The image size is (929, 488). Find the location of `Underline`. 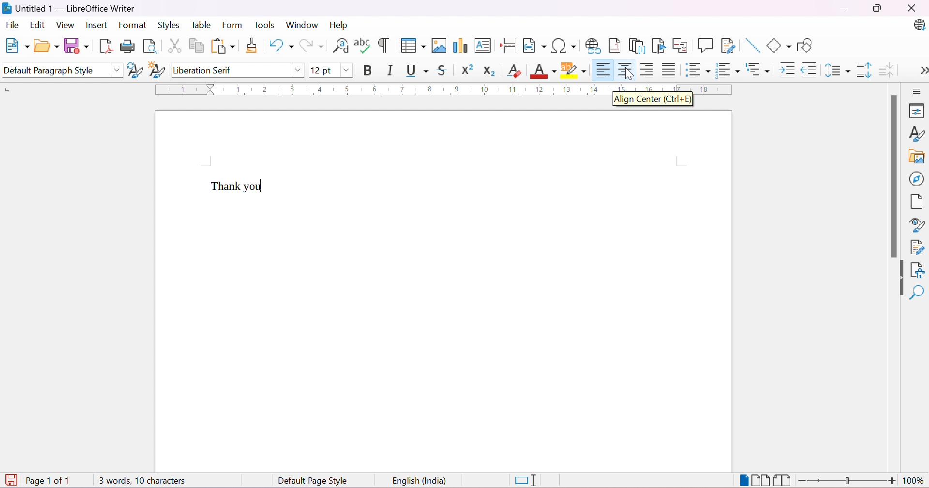

Underline is located at coordinates (417, 70).